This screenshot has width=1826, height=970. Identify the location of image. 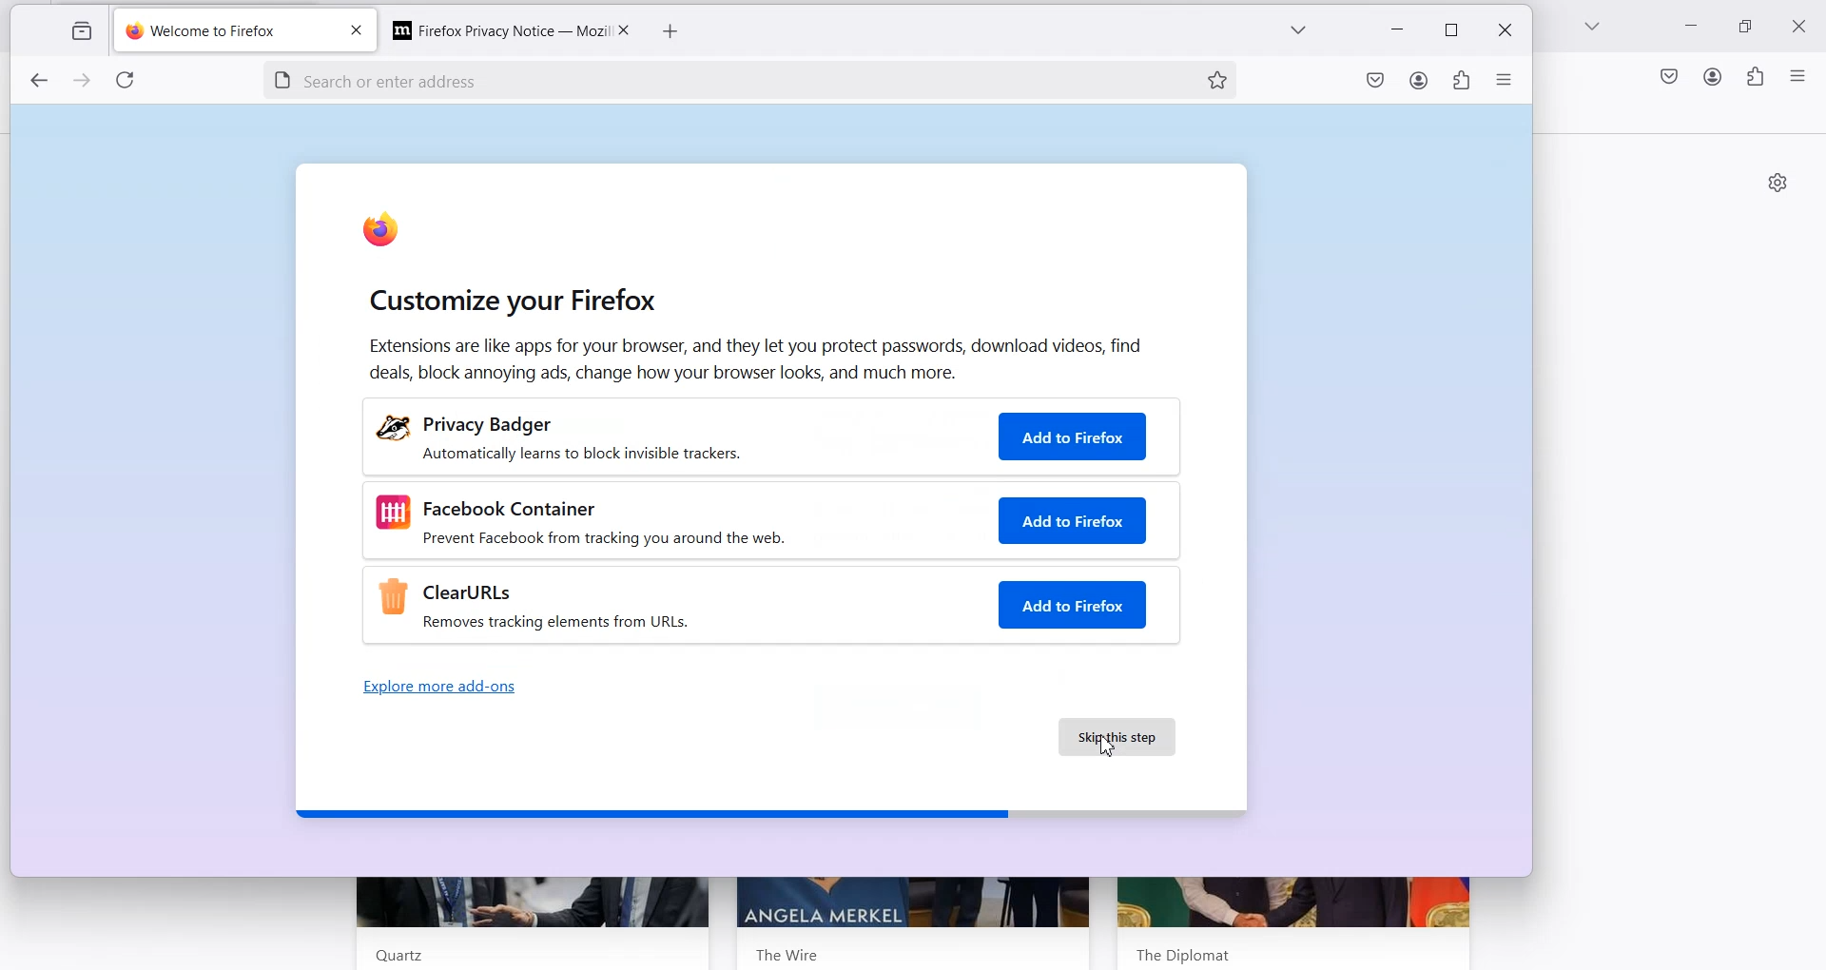
(390, 596).